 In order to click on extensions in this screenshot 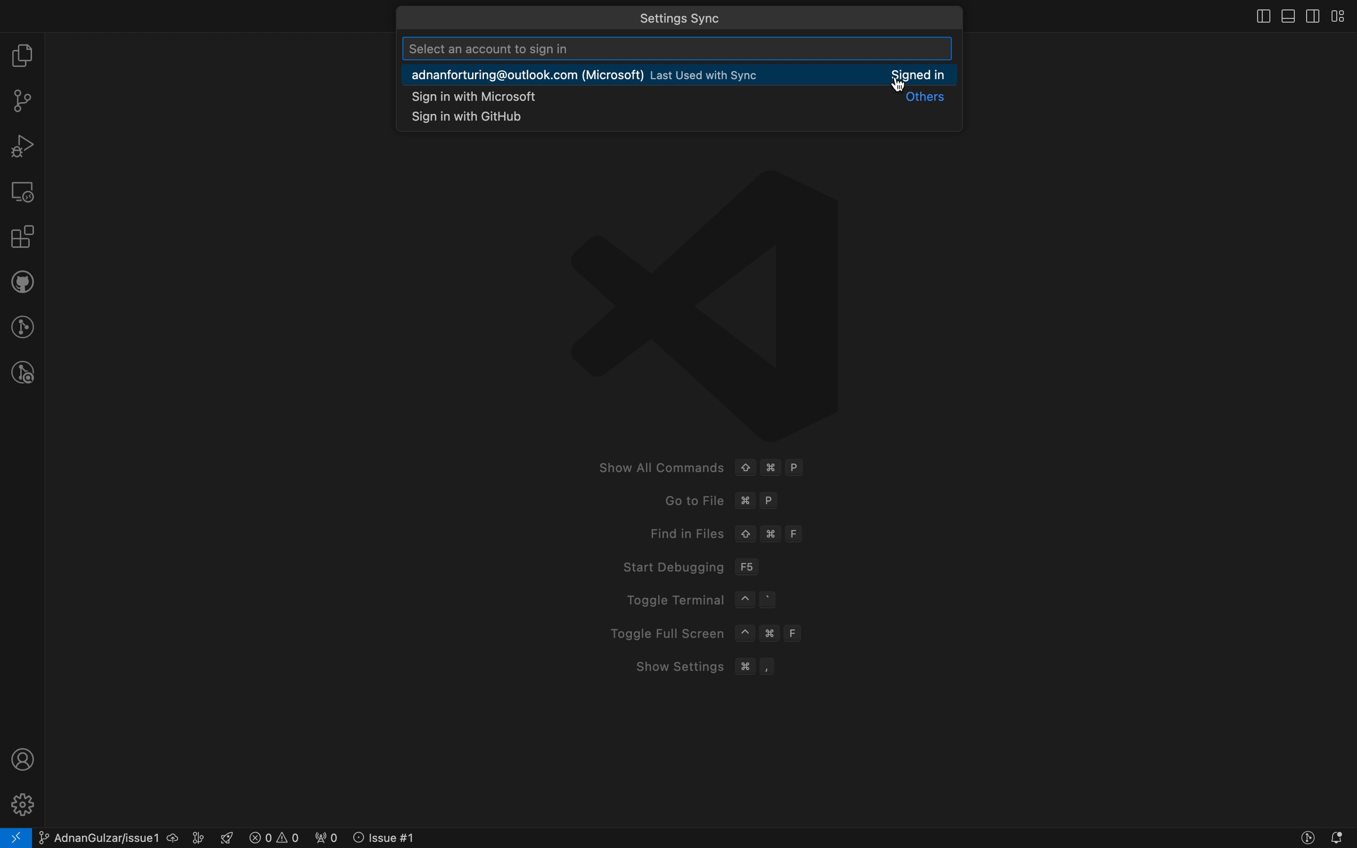, I will do `click(21, 238)`.